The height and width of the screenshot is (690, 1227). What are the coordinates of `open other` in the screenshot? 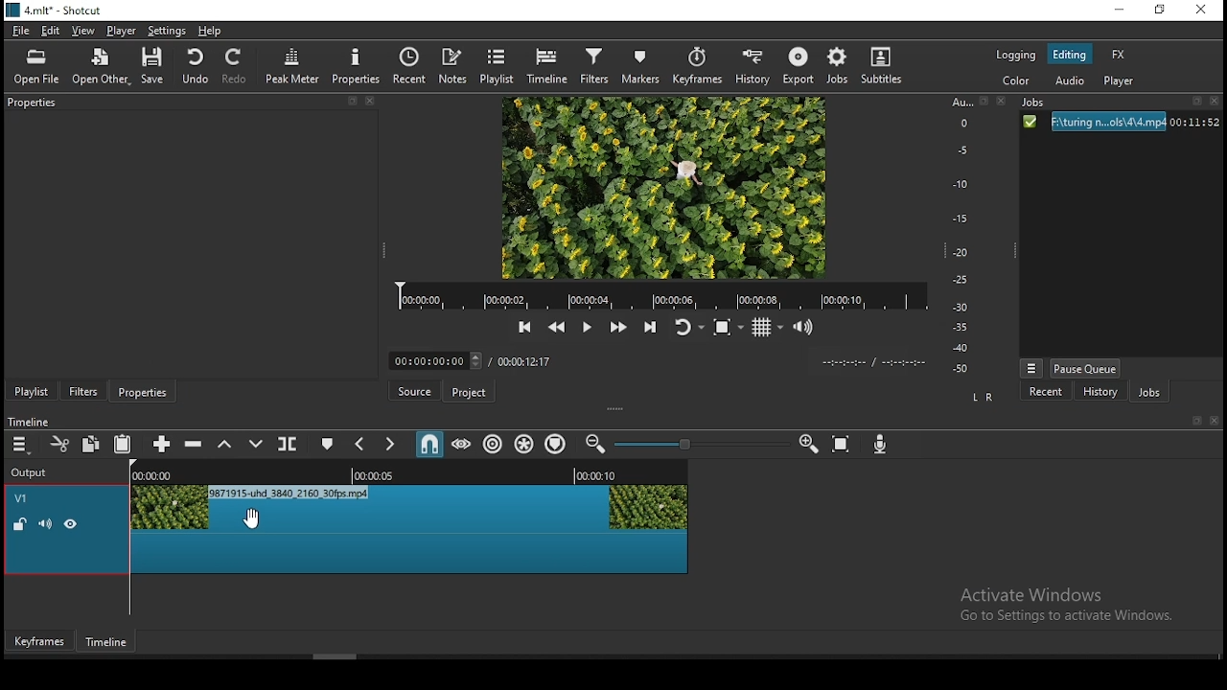 It's located at (101, 69).